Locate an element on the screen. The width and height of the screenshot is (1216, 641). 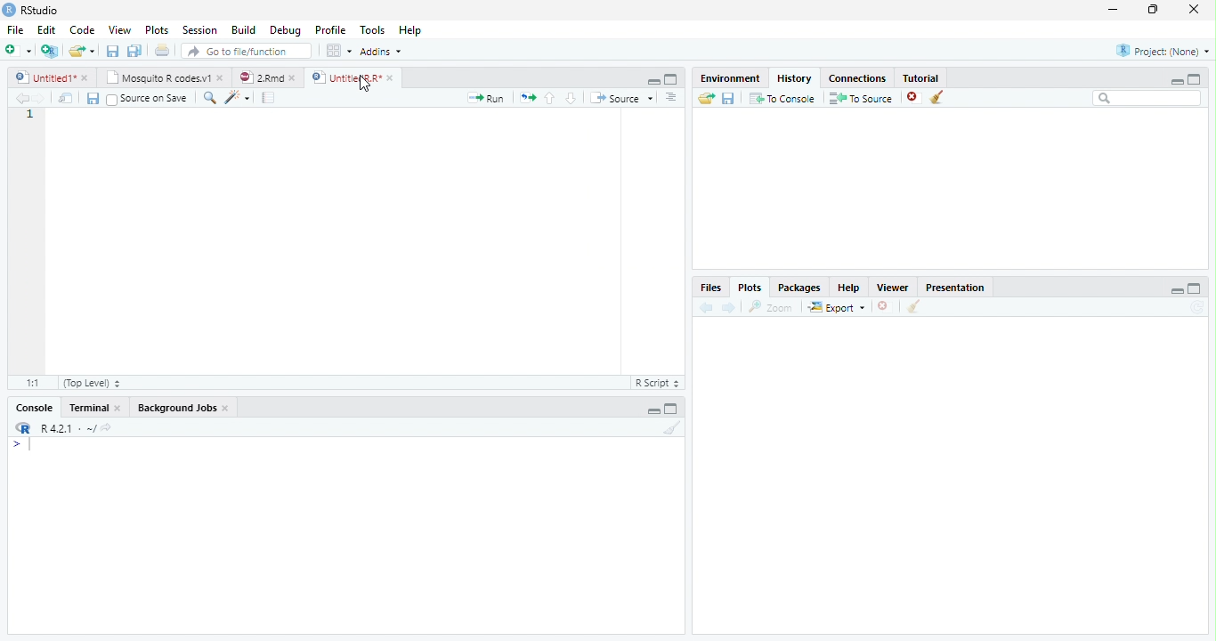
restore is located at coordinates (1153, 10).